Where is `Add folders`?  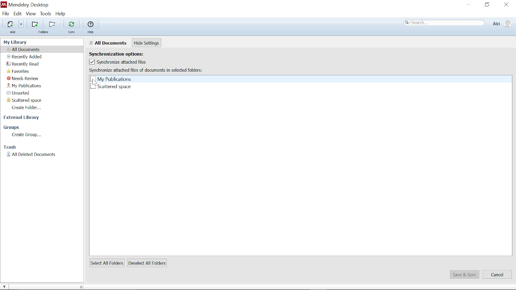 Add folders is located at coordinates (33, 24).